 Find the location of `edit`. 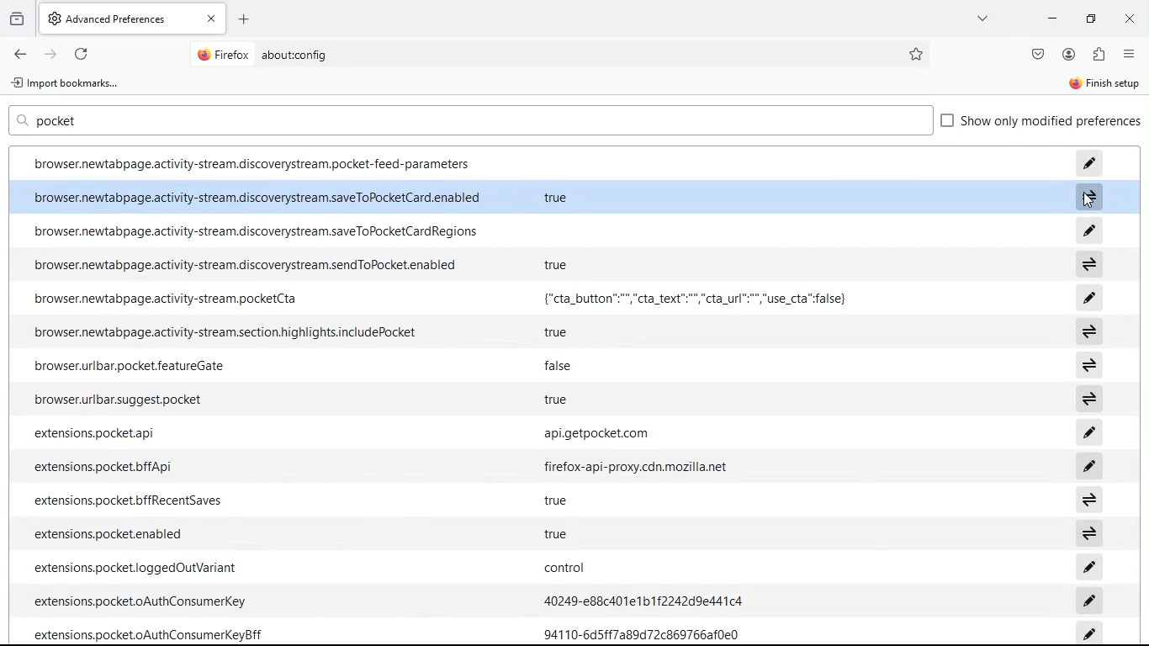

edit is located at coordinates (1090, 600).